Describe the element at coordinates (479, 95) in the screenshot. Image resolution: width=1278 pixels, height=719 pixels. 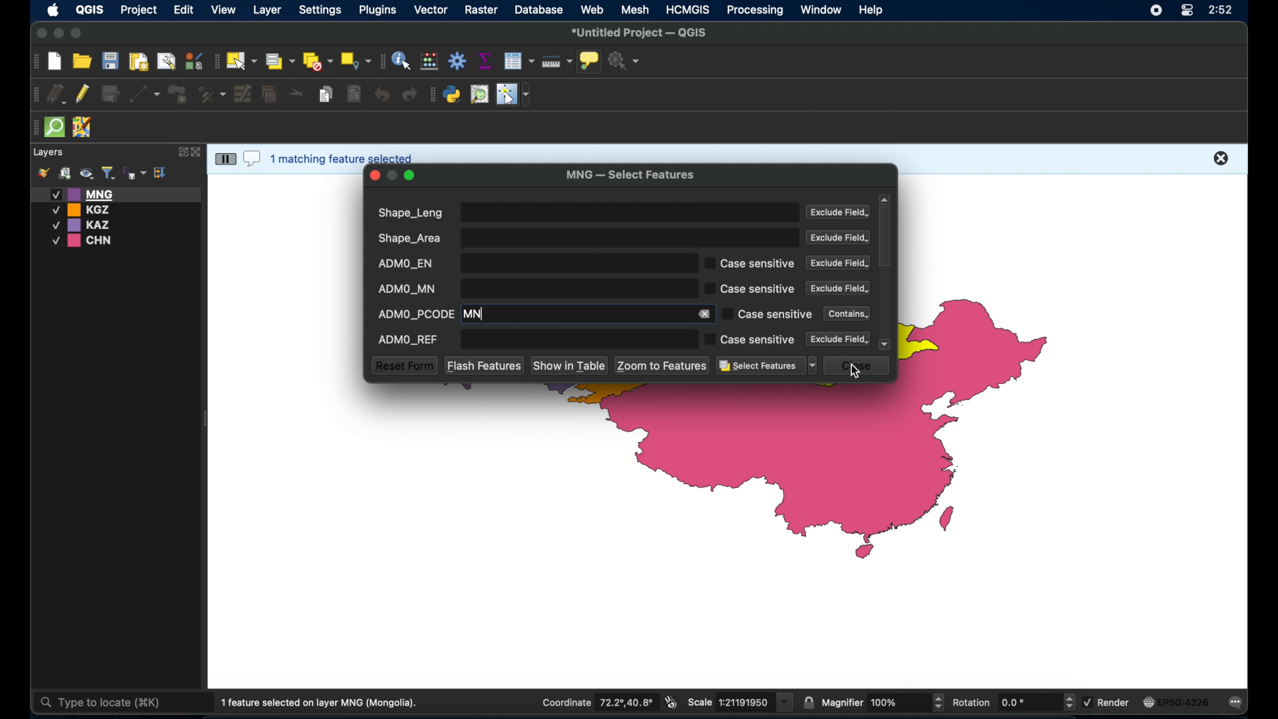
I see `osm place search` at that location.